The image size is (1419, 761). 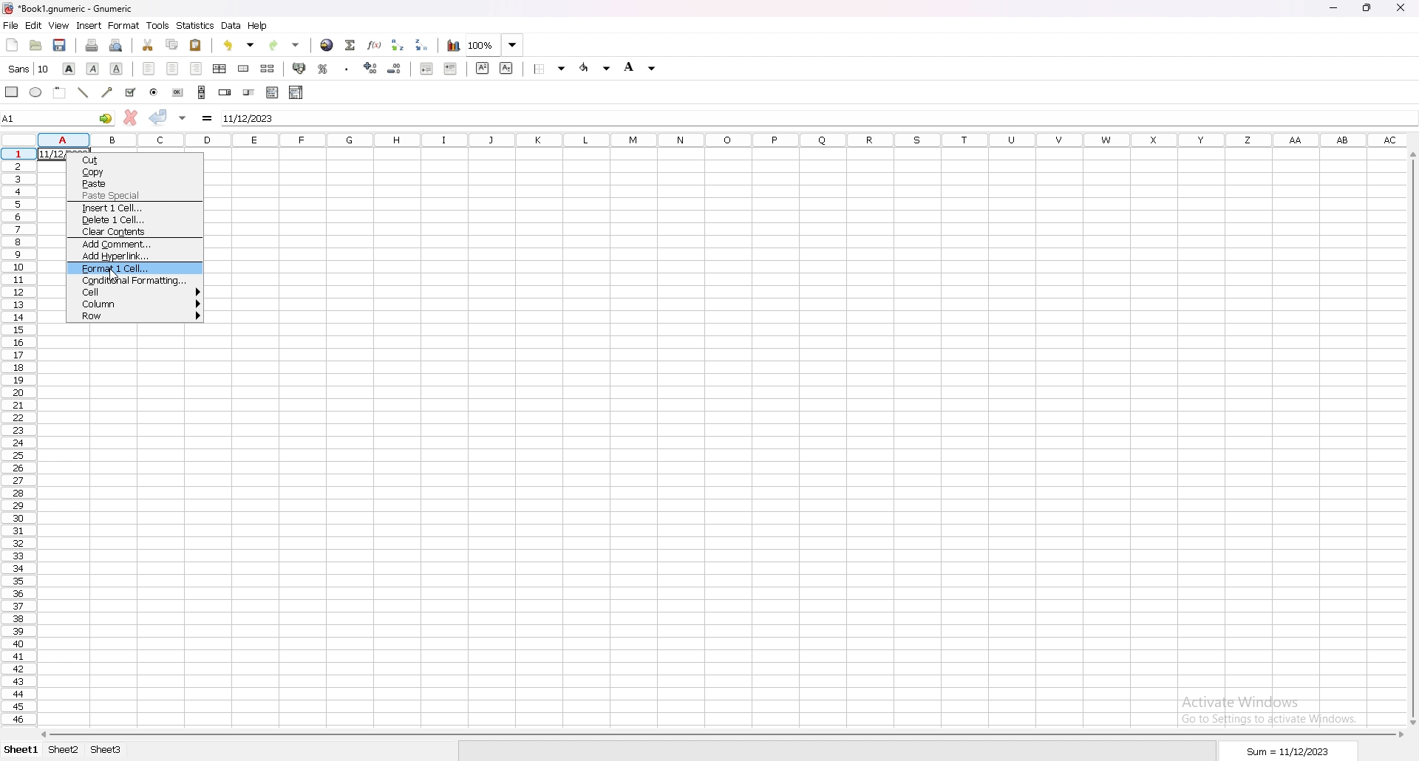 I want to click on date, so click(x=252, y=118).